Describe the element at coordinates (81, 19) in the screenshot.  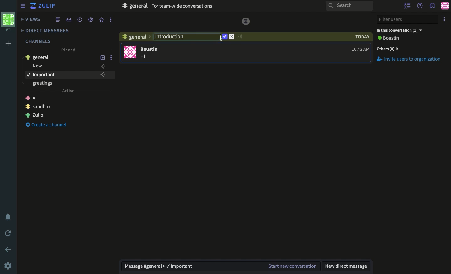
I see `Time` at that location.